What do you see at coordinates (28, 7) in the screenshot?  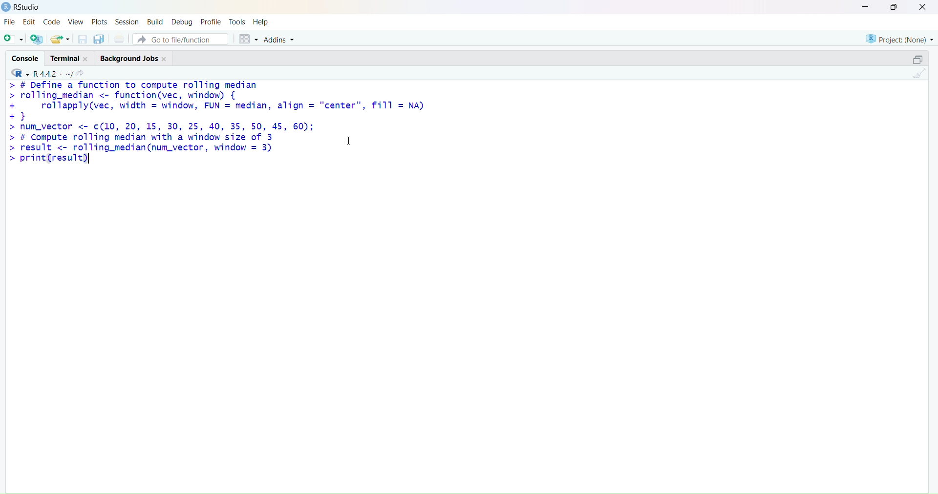 I see `RStudio` at bounding box center [28, 7].